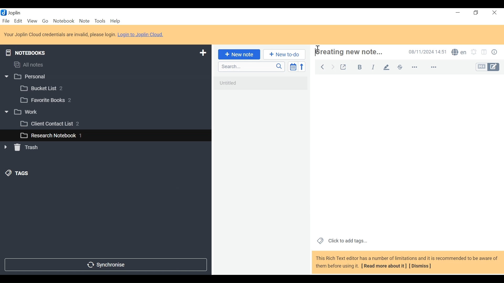 This screenshot has height=283, width=504. Describe the element at coordinates (238, 54) in the screenshot. I see `New note` at that location.